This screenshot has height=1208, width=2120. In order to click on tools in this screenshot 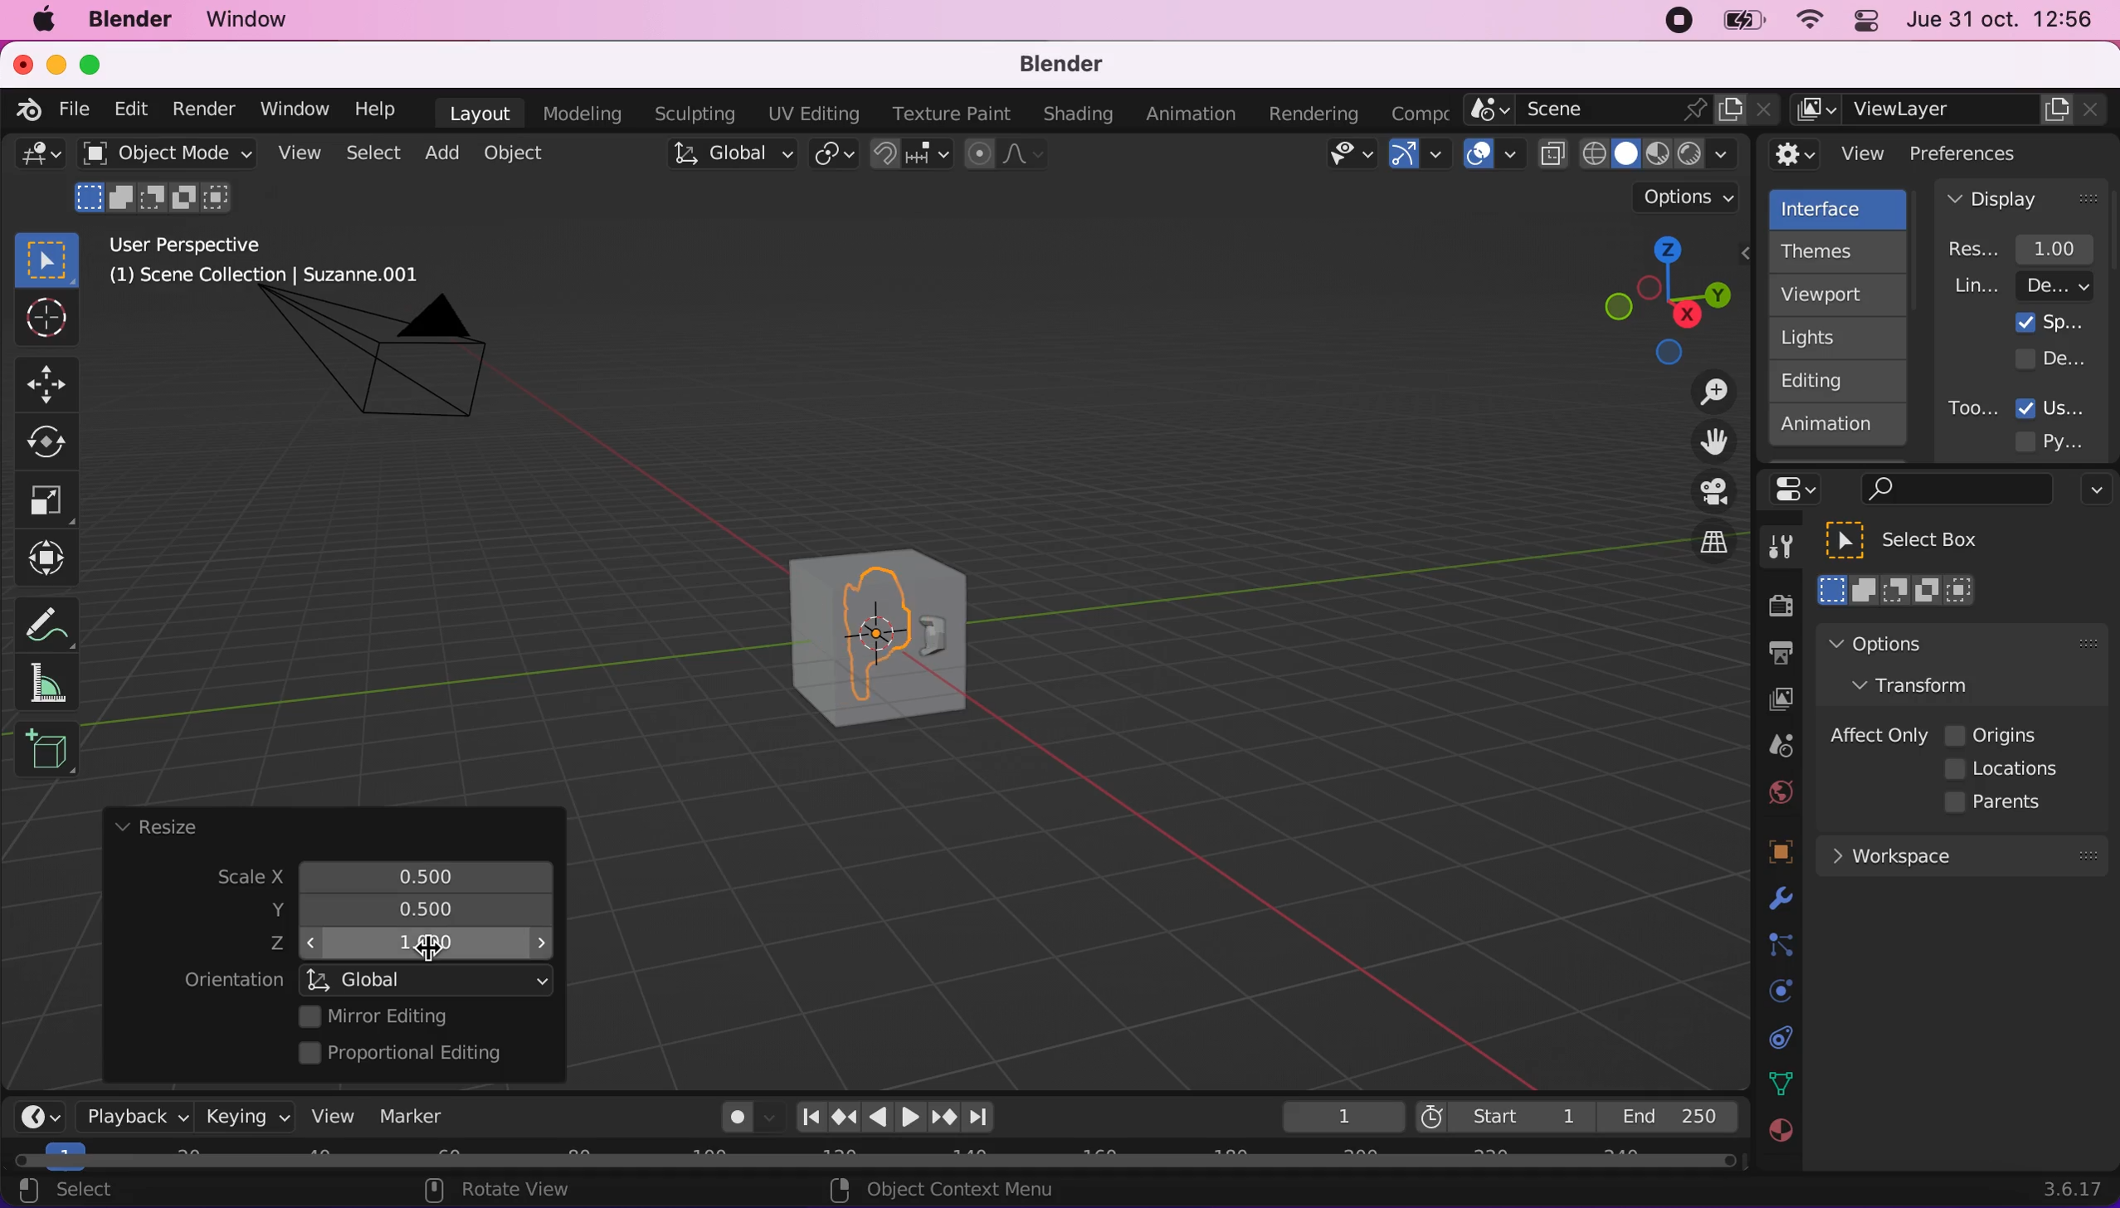, I will do `click(1772, 551)`.